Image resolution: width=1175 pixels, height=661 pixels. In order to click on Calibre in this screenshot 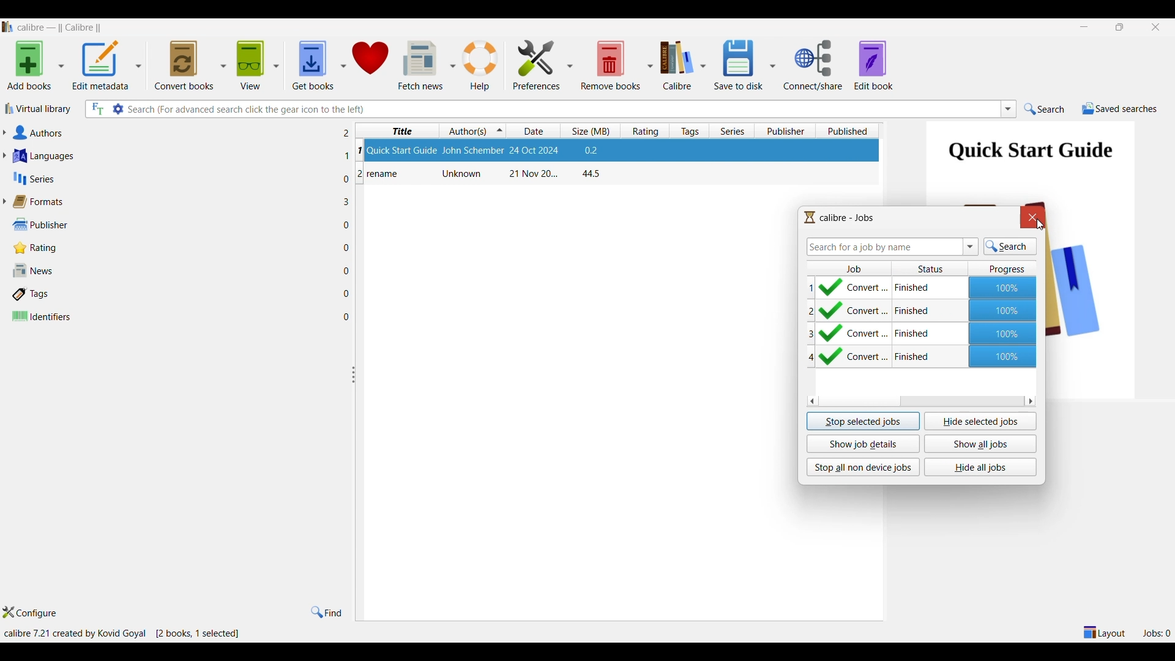, I will do `click(676, 66)`.